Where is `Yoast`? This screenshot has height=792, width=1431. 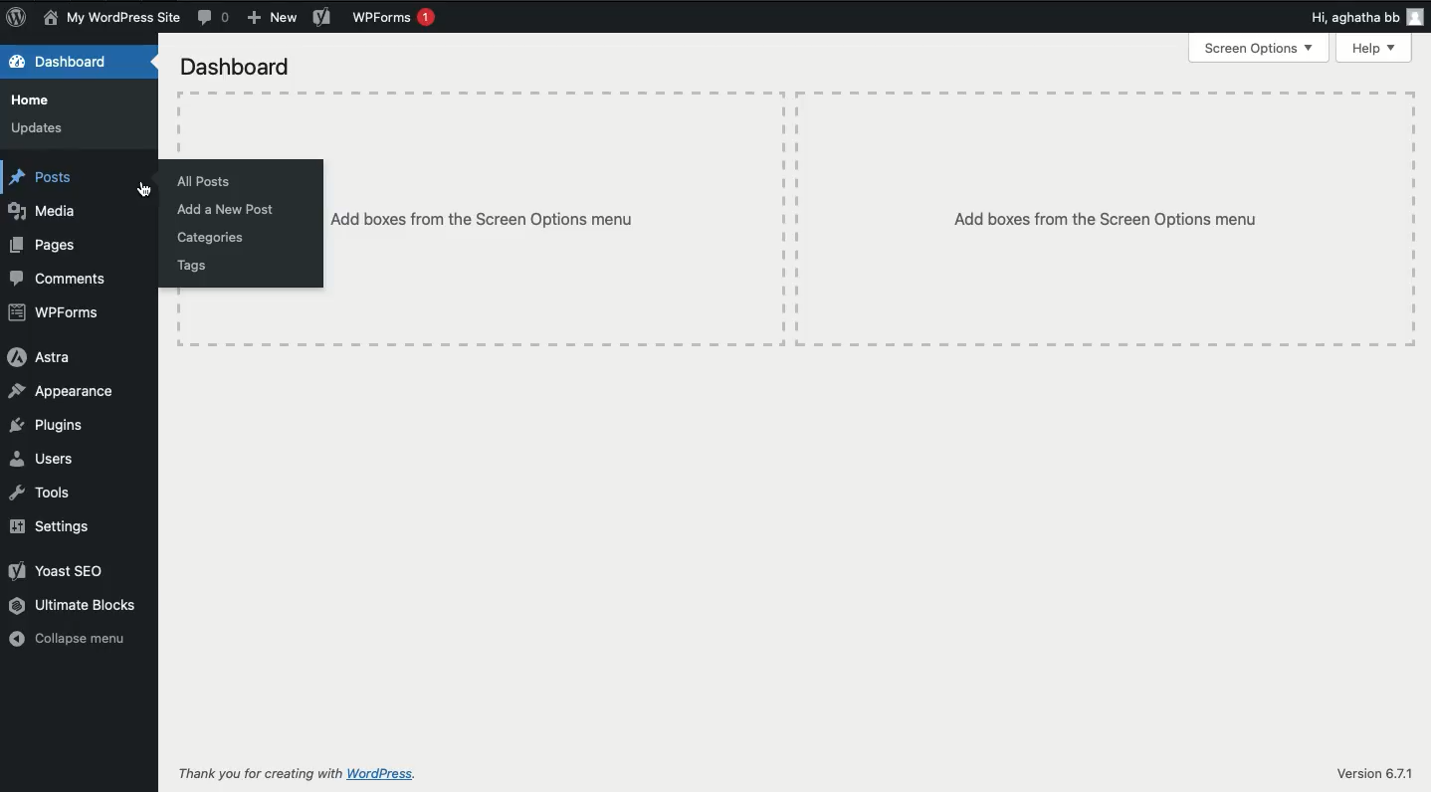
Yoast is located at coordinates (62, 572).